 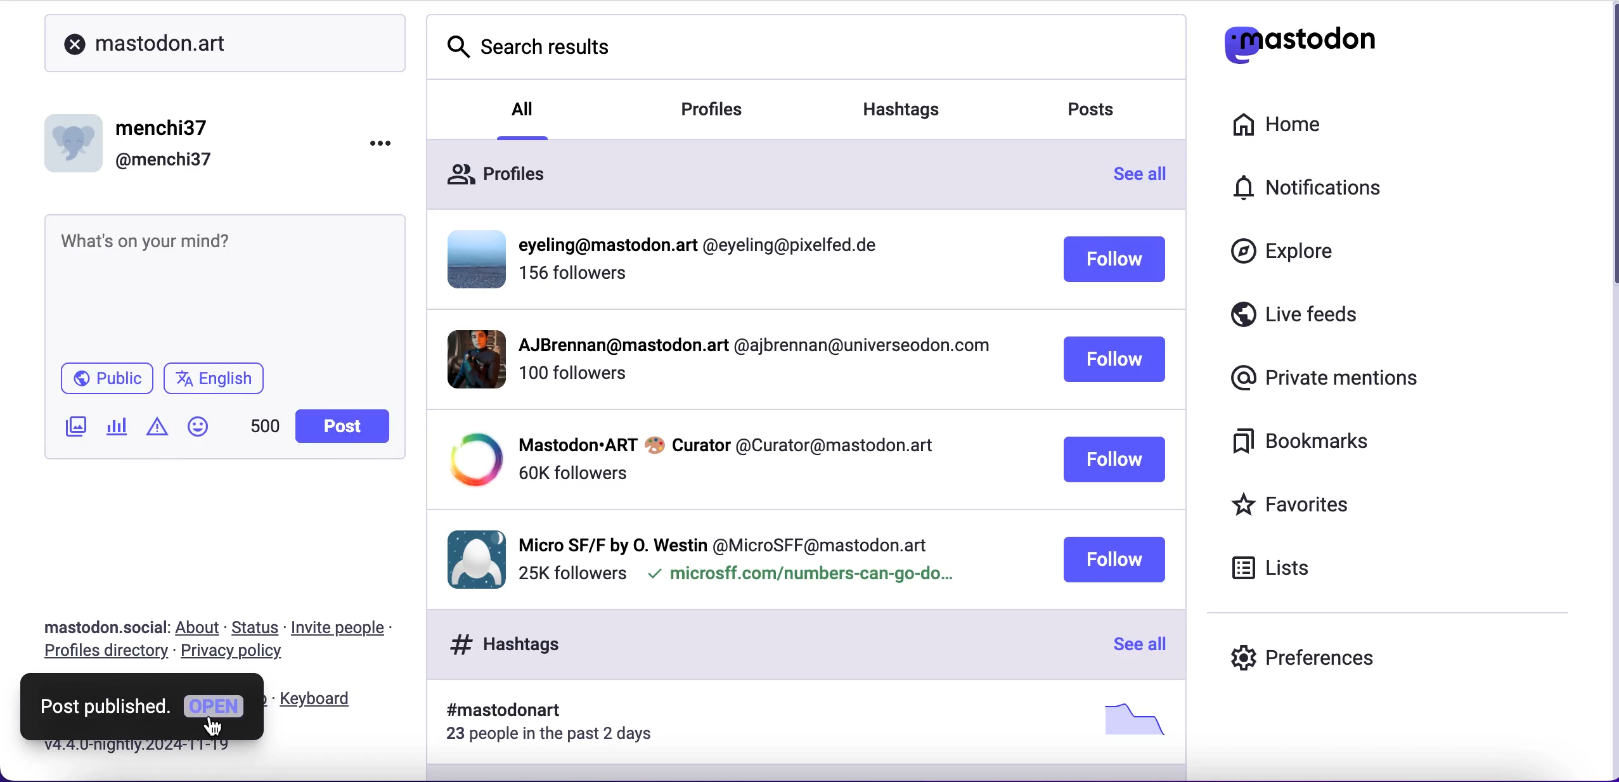 What do you see at coordinates (146, 41) in the screenshot?
I see `mastodon.art` at bounding box center [146, 41].